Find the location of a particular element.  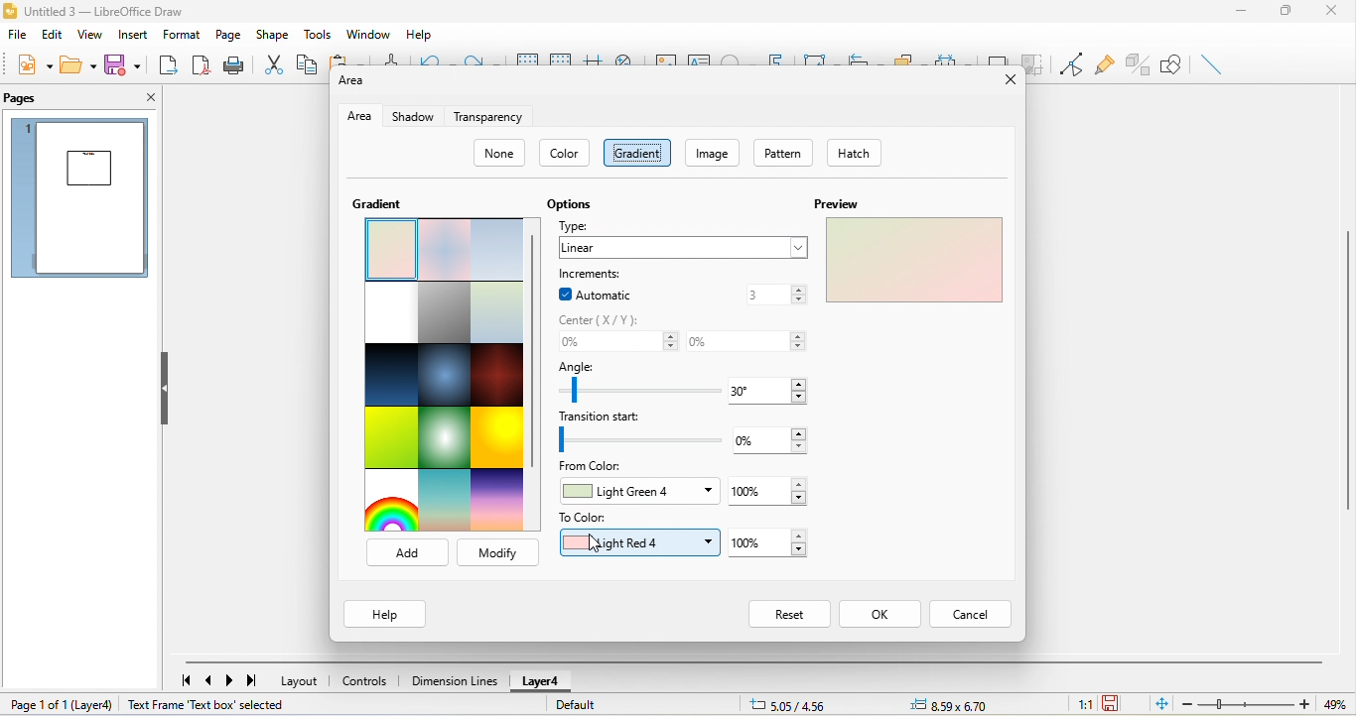

transformation is located at coordinates (815, 56).